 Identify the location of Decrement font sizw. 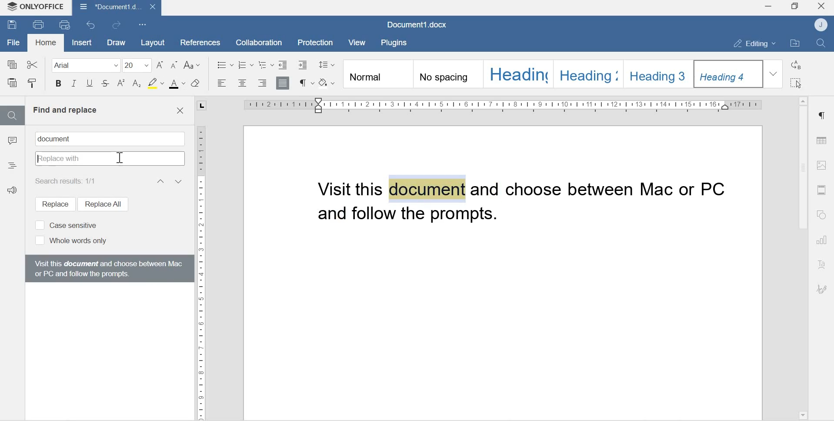
(174, 65).